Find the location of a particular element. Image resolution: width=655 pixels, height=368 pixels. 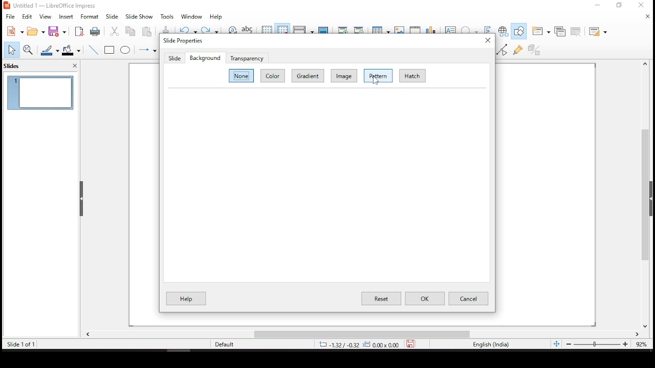

background is located at coordinates (205, 57).